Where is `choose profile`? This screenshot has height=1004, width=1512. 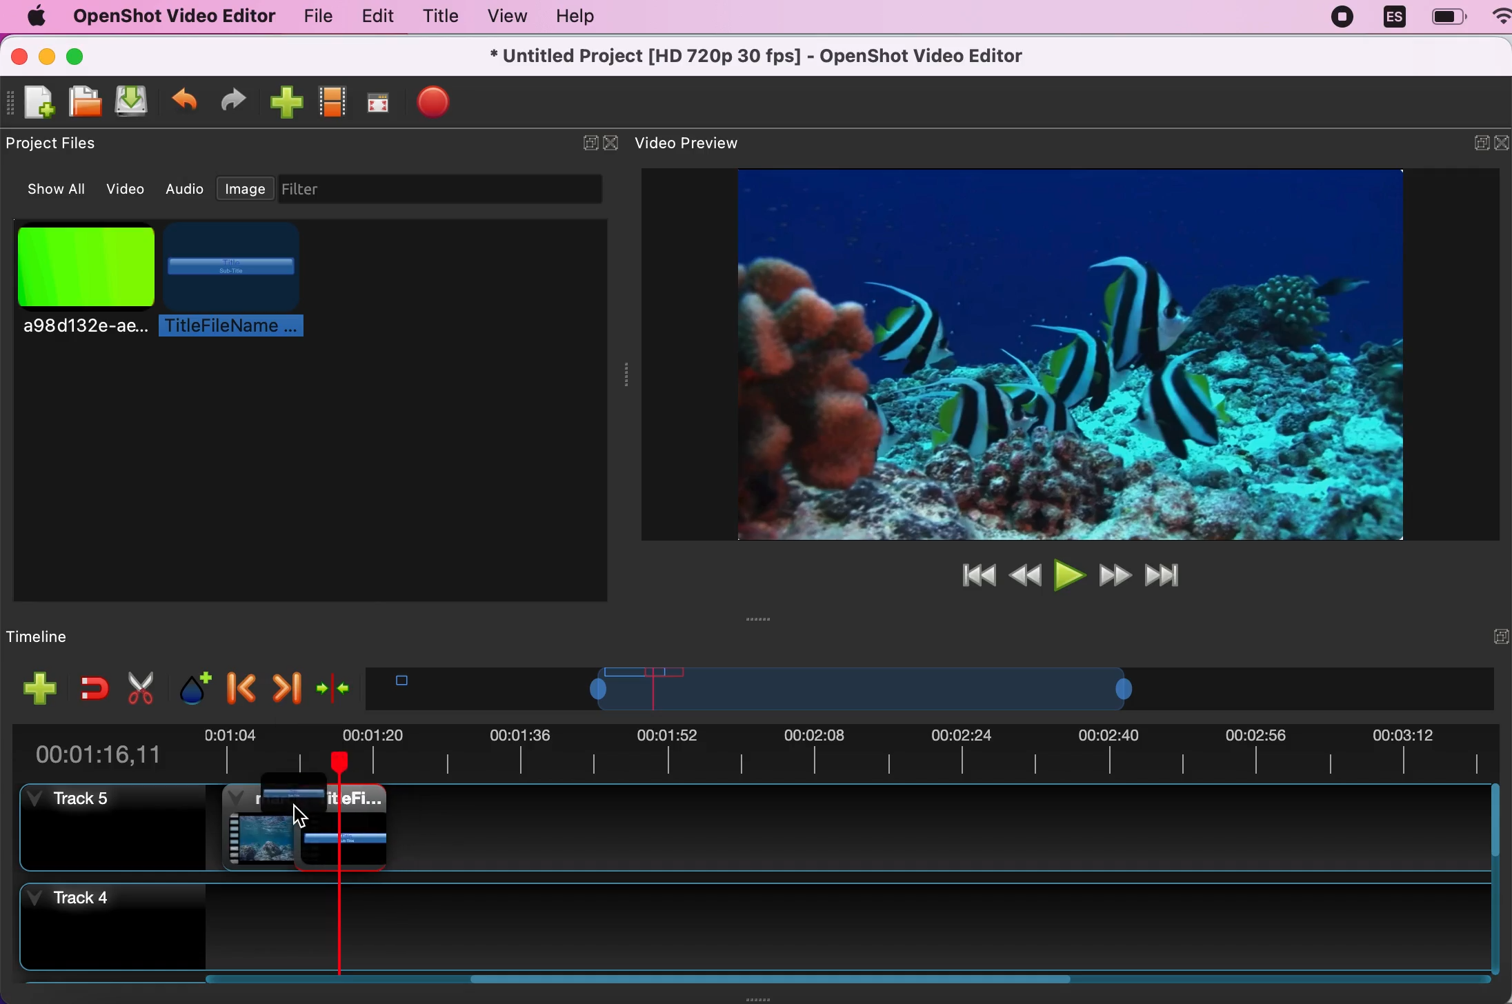
choose profile is located at coordinates (334, 100).